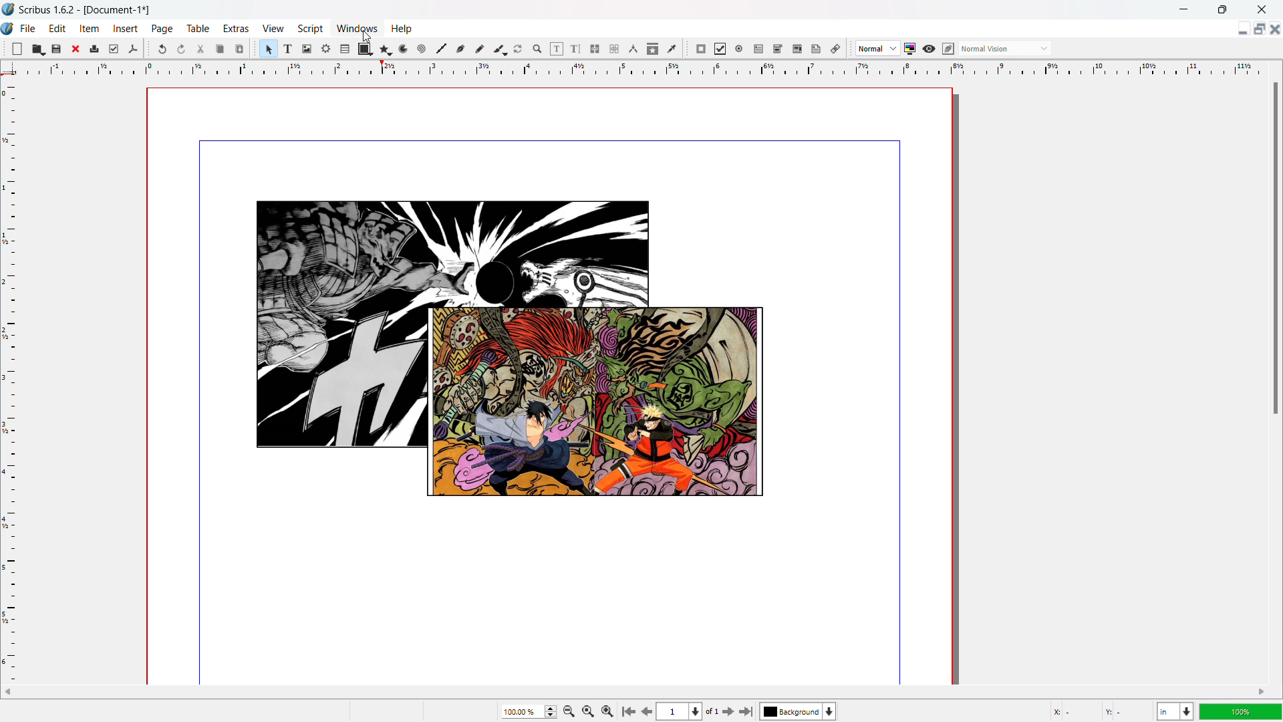 Image resolution: width=1283 pixels, height=722 pixels. Describe the element at coordinates (255, 47) in the screenshot. I see `move toolbox` at that location.